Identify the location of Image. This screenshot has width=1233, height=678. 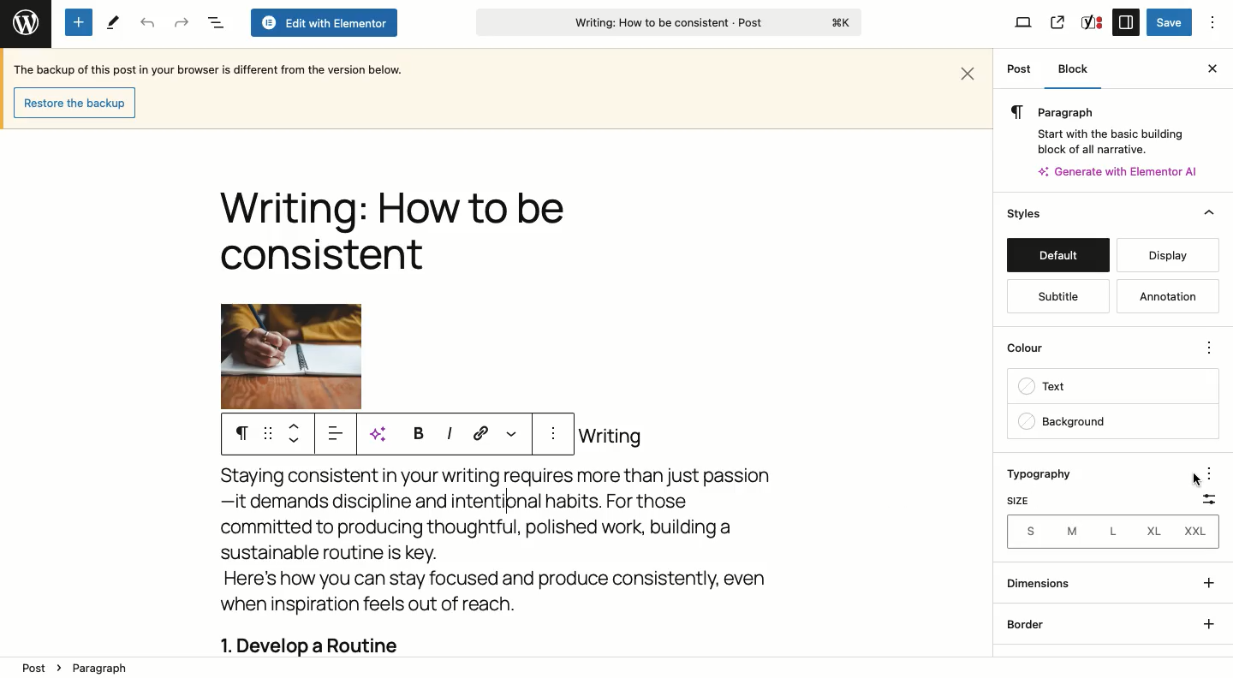
(291, 356).